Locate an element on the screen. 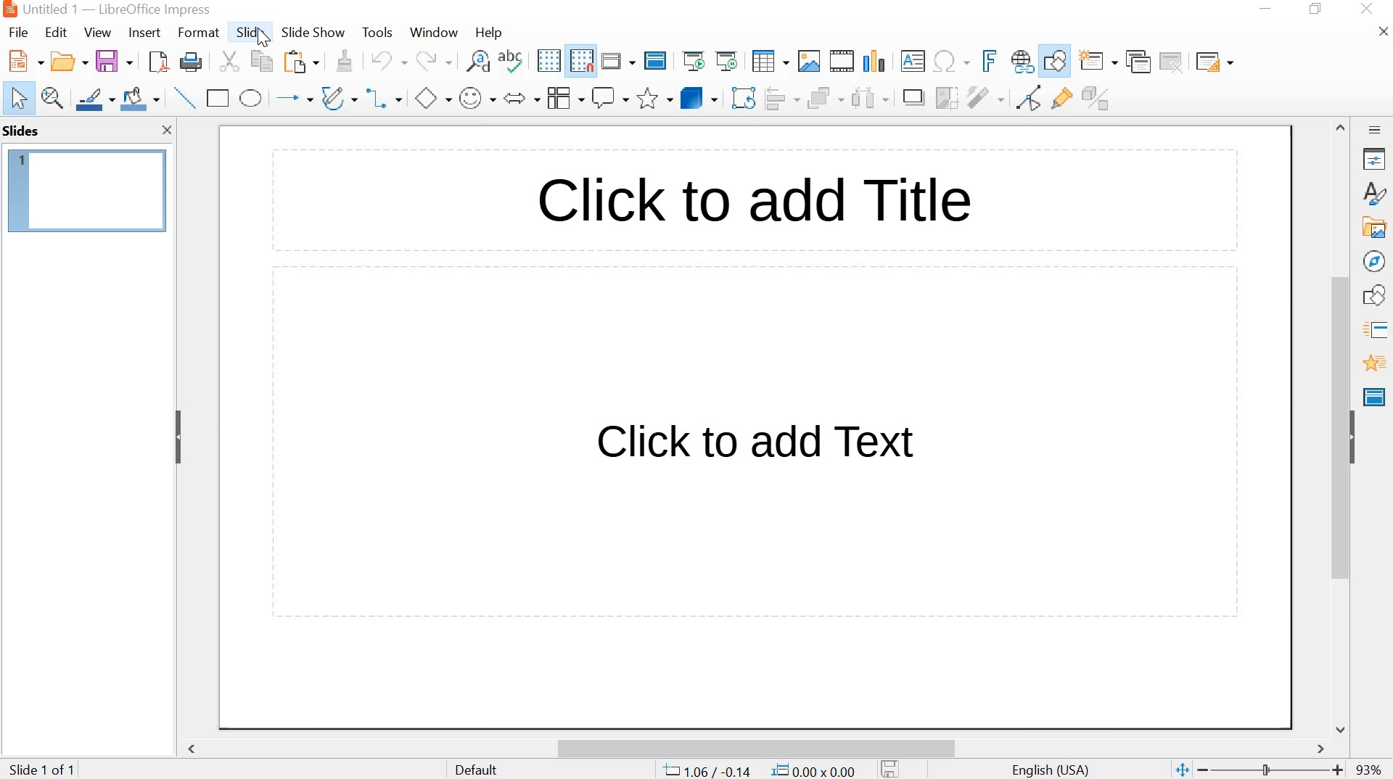 This screenshot has width=1393, height=779. MINIMIZE is located at coordinates (1267, 9).